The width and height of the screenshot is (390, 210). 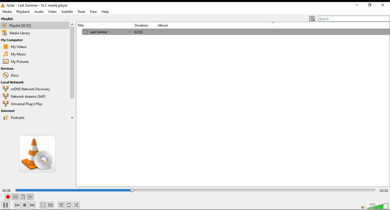 What do you see at coordinates (4, 5) in the screenshot?
I see `vlc icon` at bounding box center [4, 5].